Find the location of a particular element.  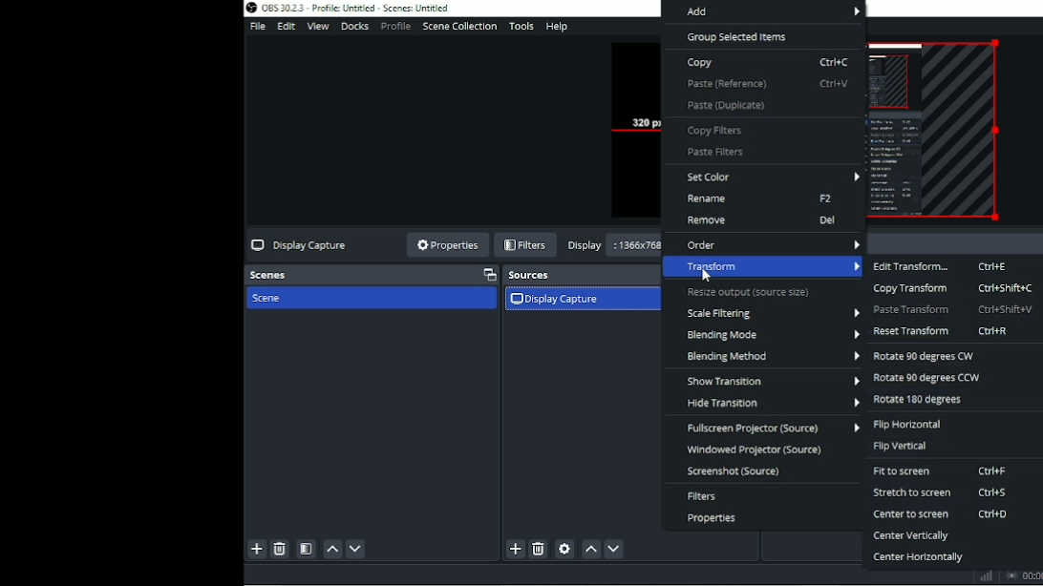

Scene is located at coordinates (278, 299).